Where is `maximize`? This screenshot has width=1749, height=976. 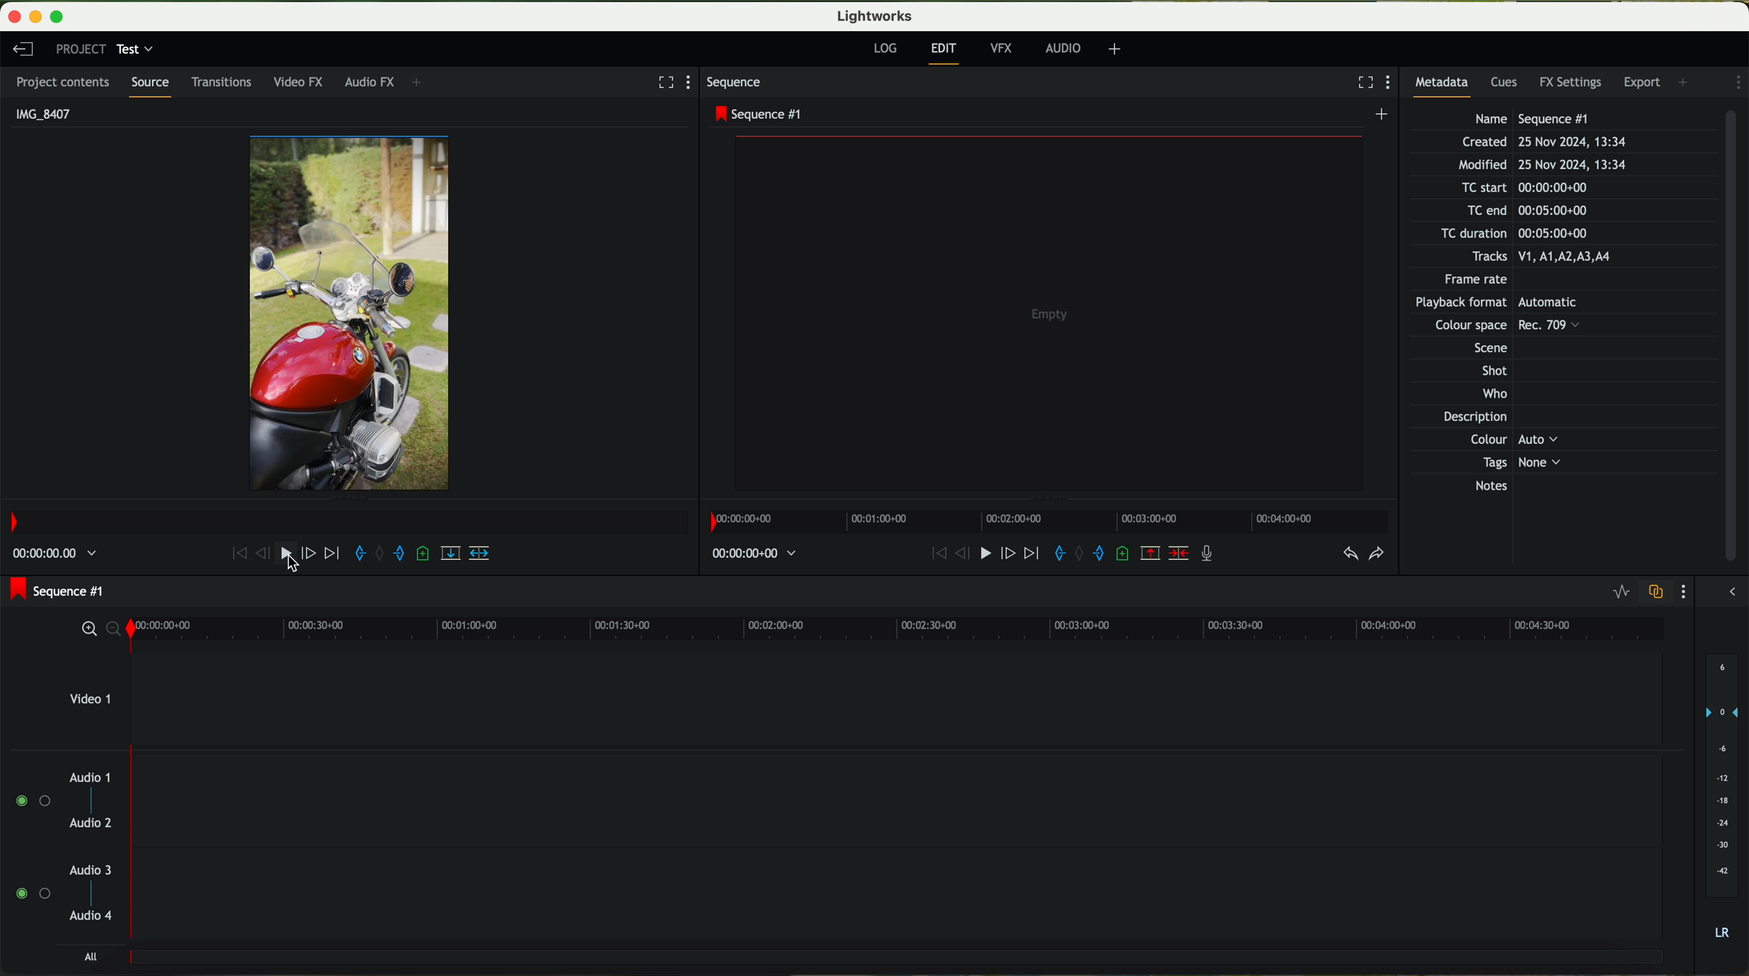
maximize is located at coordinates (65, 15).